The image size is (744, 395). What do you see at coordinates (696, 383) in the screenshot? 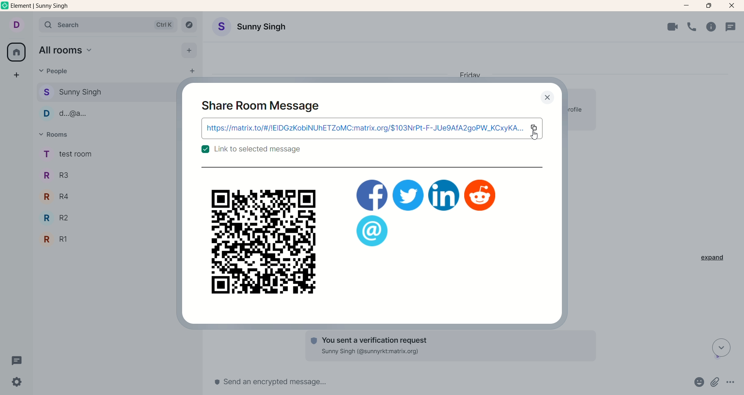
I see `emojis` at bounding box center [696, 383].